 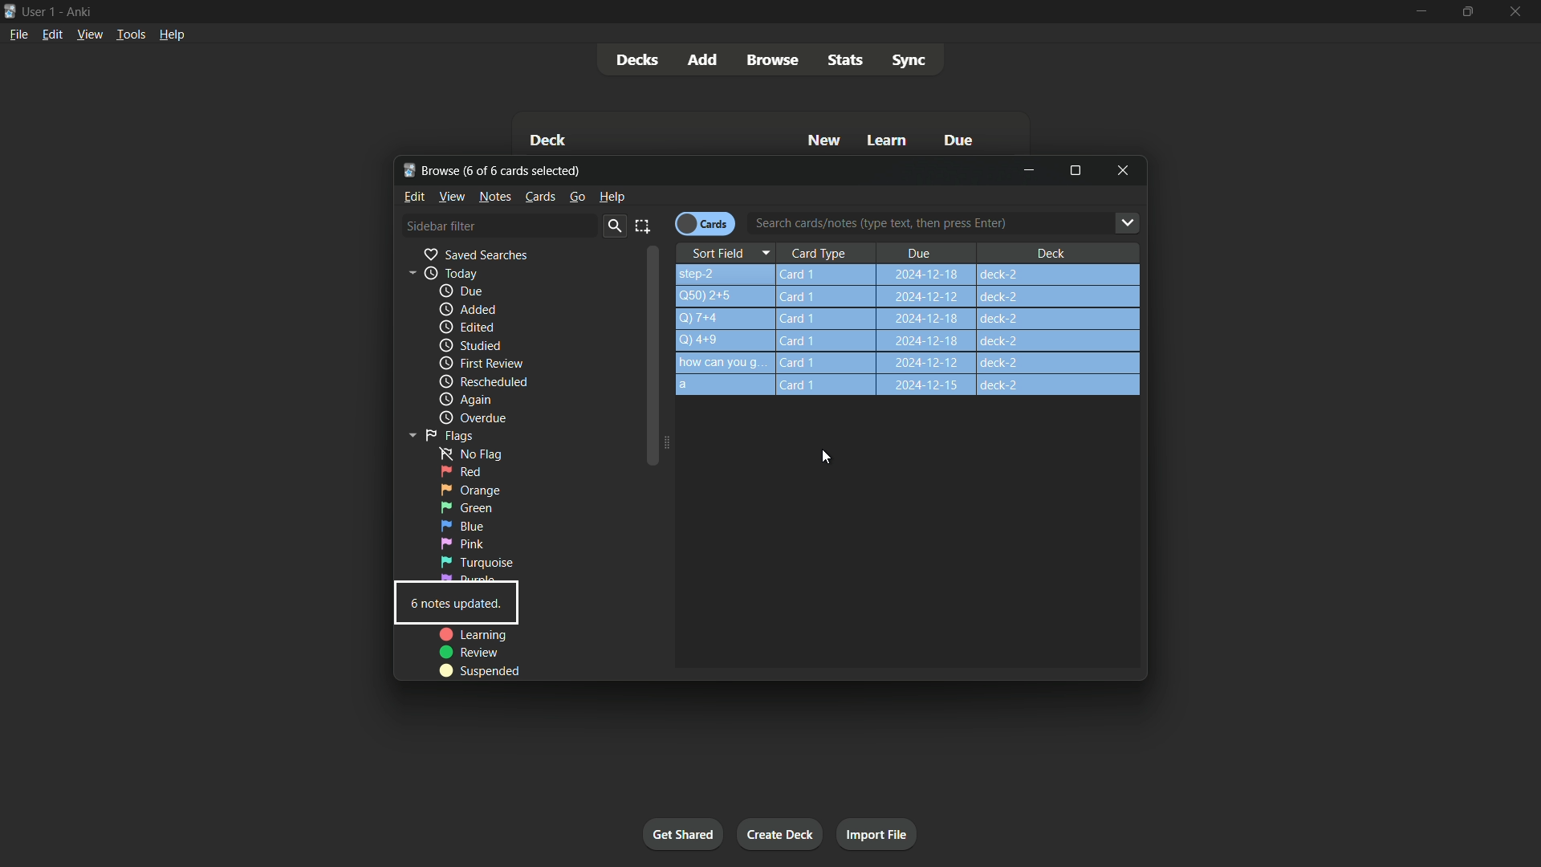 I want to click on Purple, so click(x=475, y=579).